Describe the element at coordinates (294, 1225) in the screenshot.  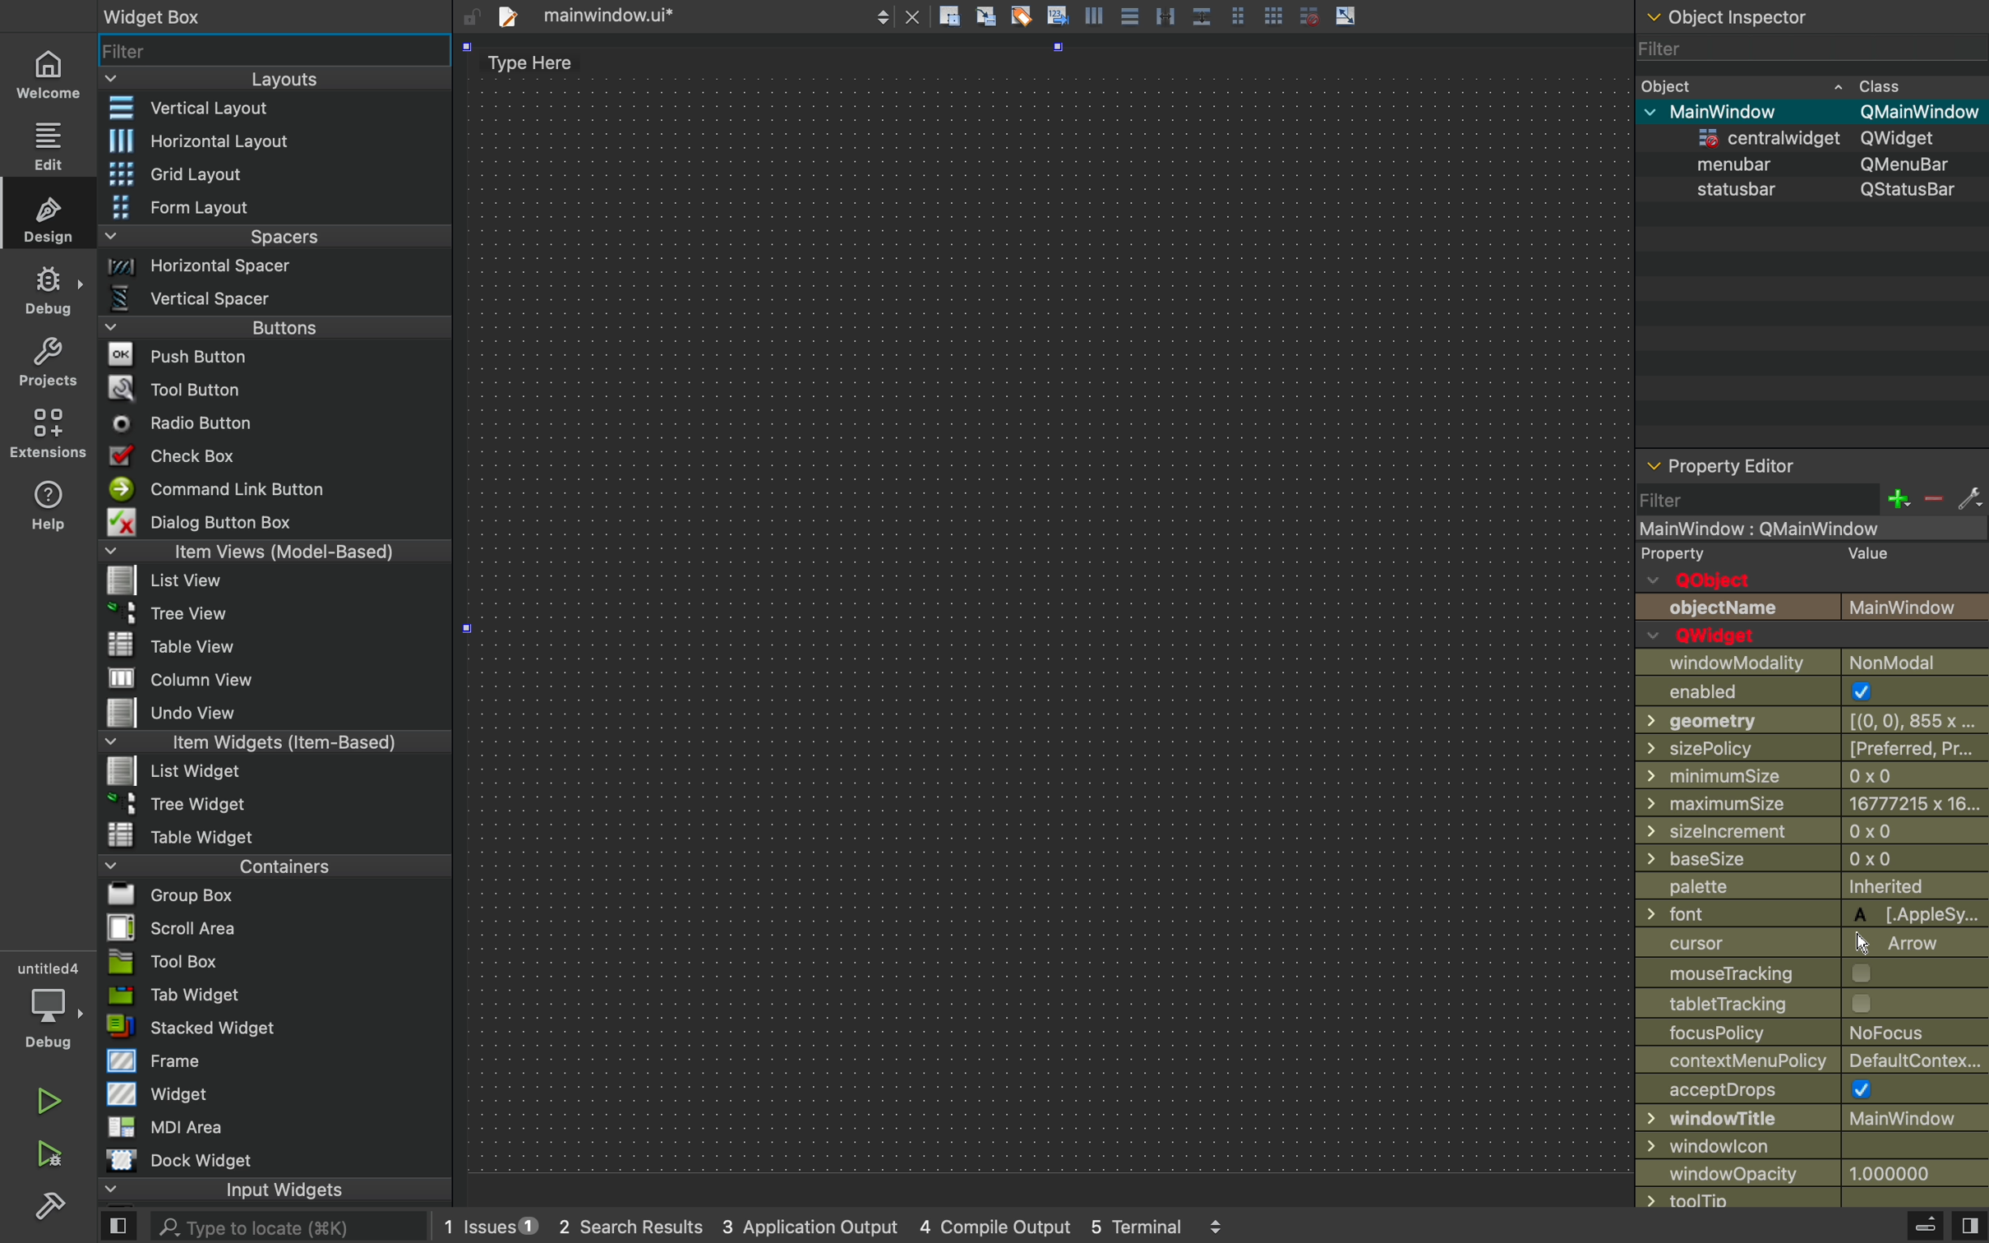
I see `search ` at that location.